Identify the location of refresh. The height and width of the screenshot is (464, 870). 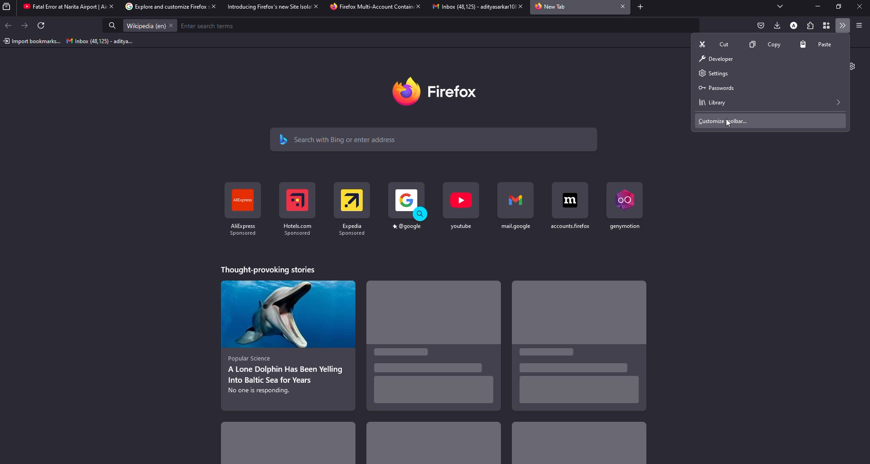
(42, 26).